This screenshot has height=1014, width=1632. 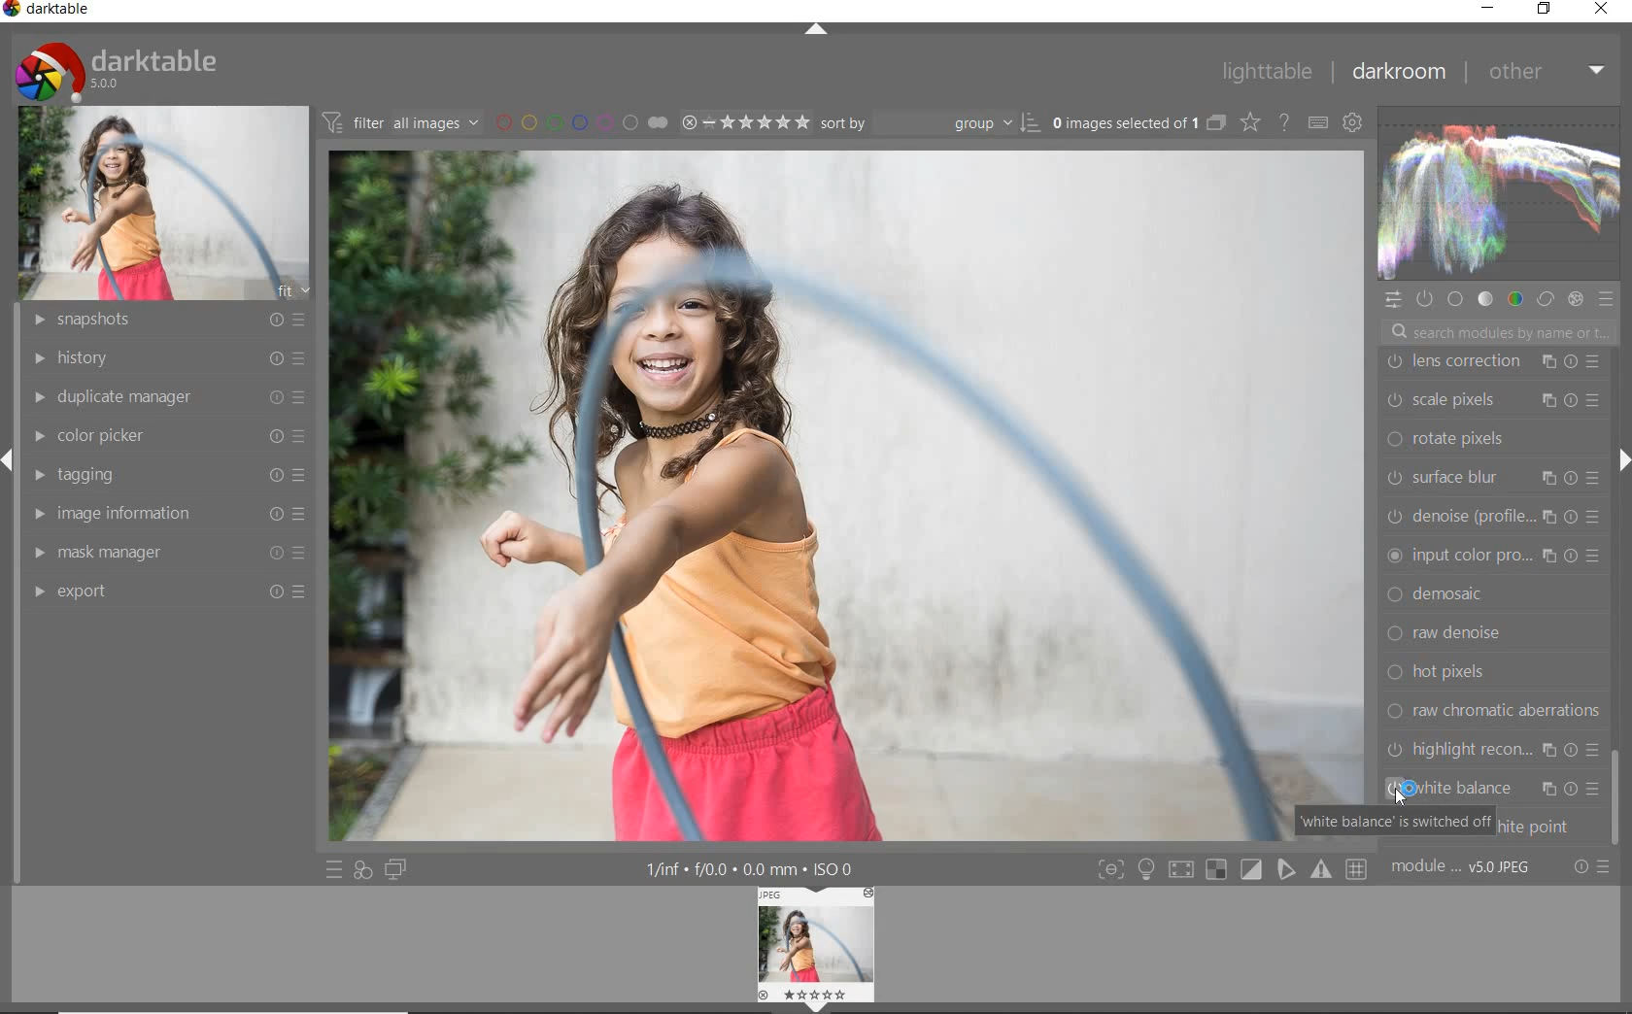 What do you see at coordinates (752, 870) in the screenshot?
I see `other interface details` at bounding box center [752, 870].